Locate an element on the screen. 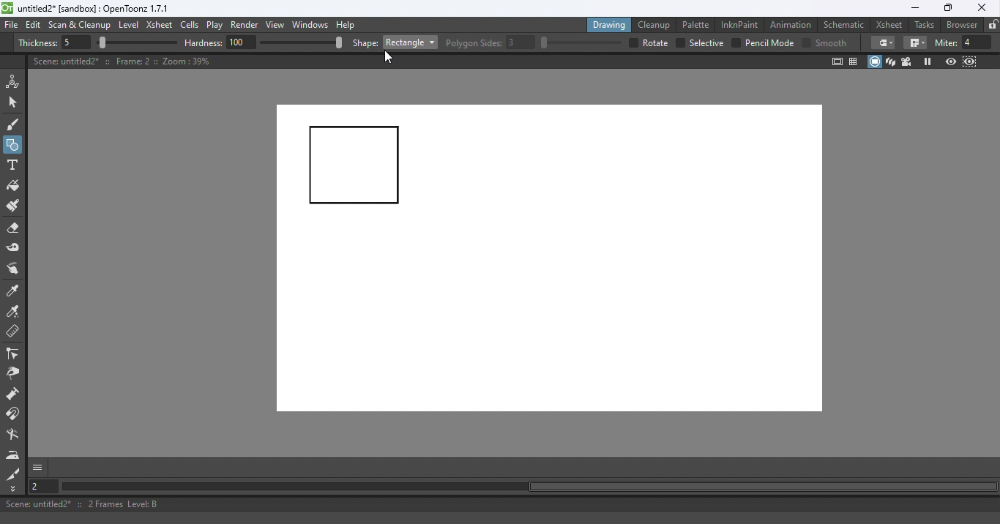 This screenshot has height=524, width=1000. slider is located at coordinates (581, 42).